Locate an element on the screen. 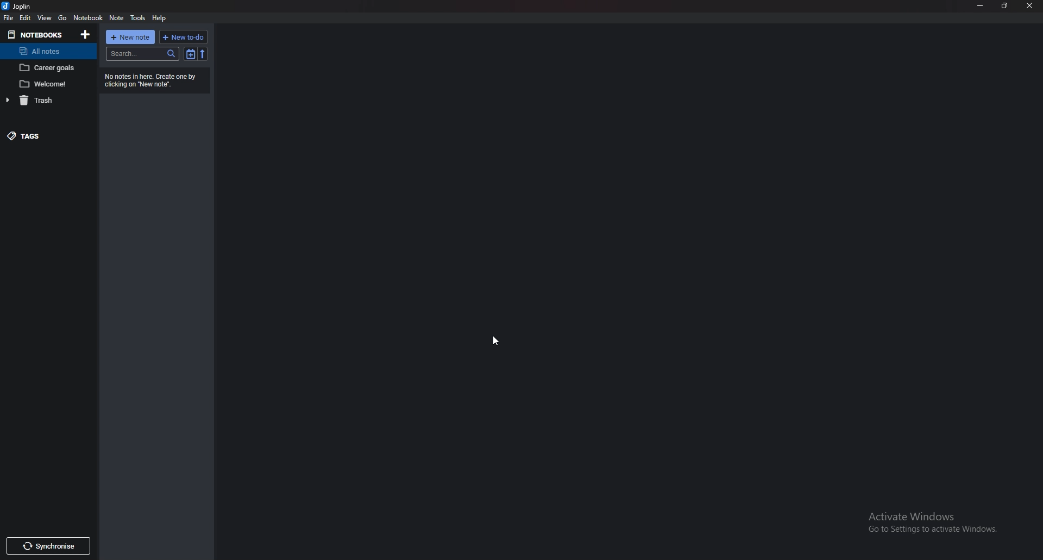  notebooks is located at coordinates (36, 35).